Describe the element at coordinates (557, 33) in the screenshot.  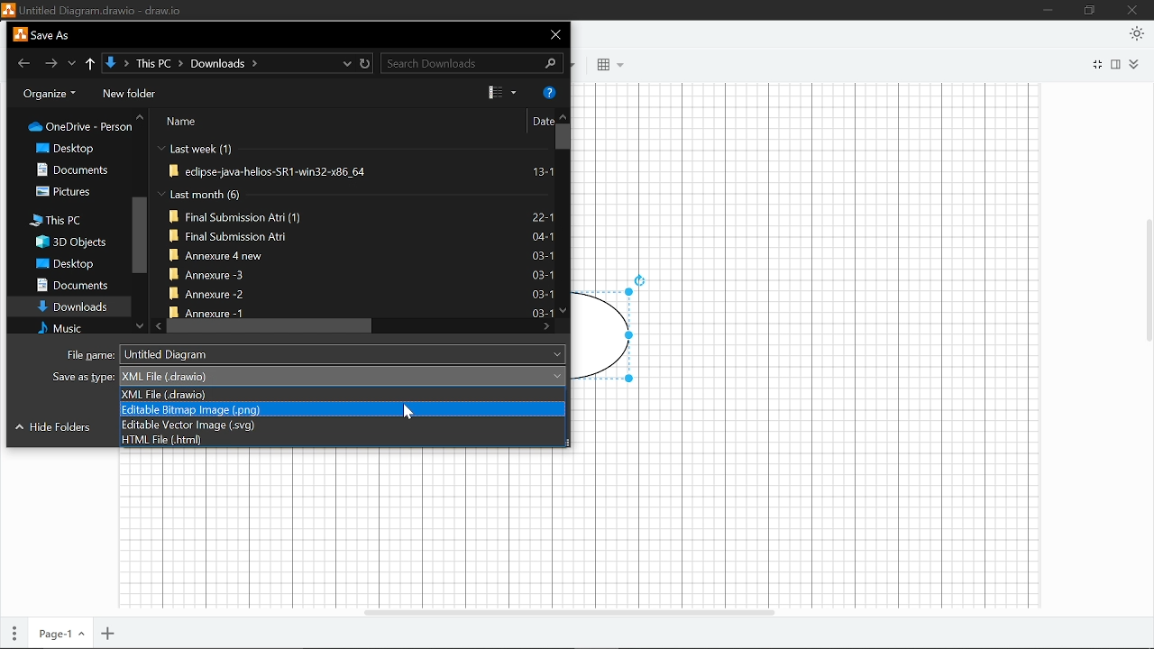
I see `close` at that location.